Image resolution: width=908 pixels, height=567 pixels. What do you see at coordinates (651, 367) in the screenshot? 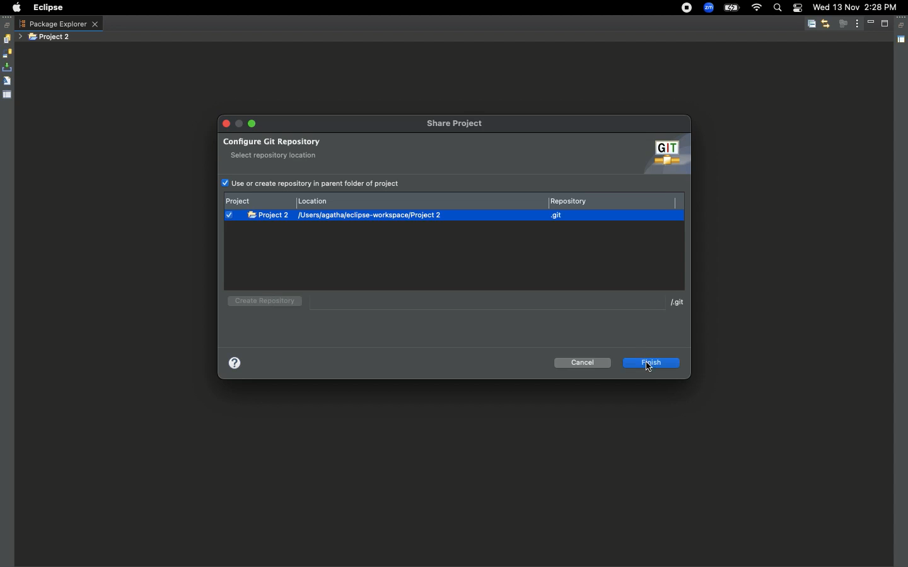
I see `Cursor` at bounding box center [651, 367].